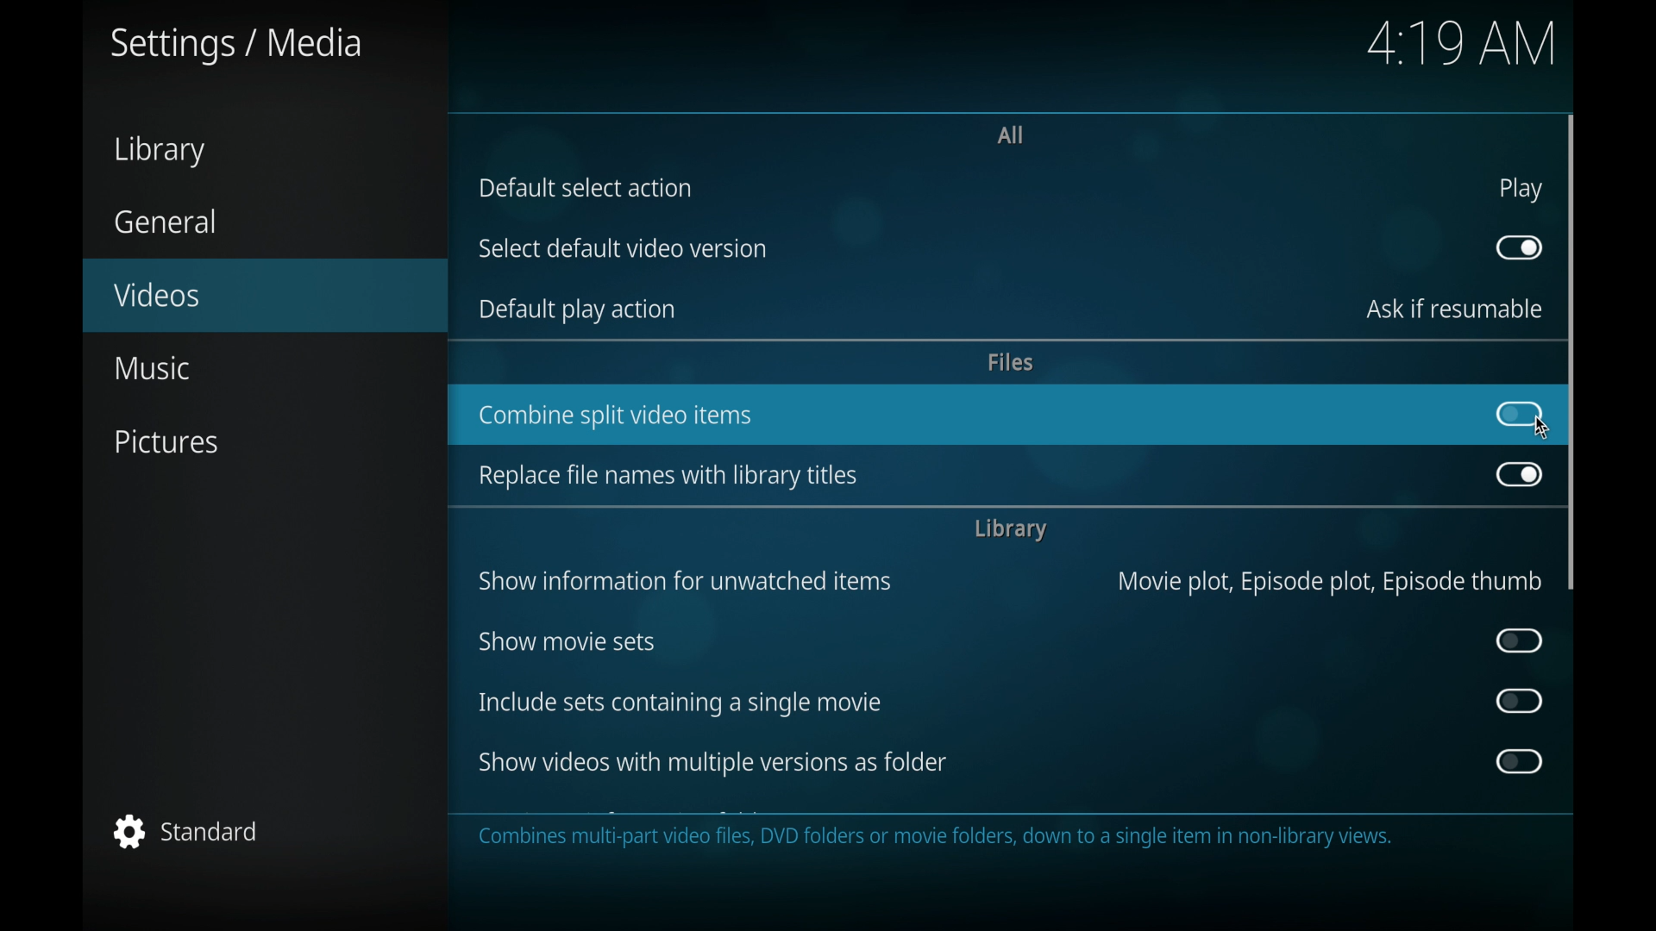 The height and width of the screenshot is (931, 1656). What do you see at coordinates (161, 151) in the screenshot?
I see `library` at bounding box center [161, 151].